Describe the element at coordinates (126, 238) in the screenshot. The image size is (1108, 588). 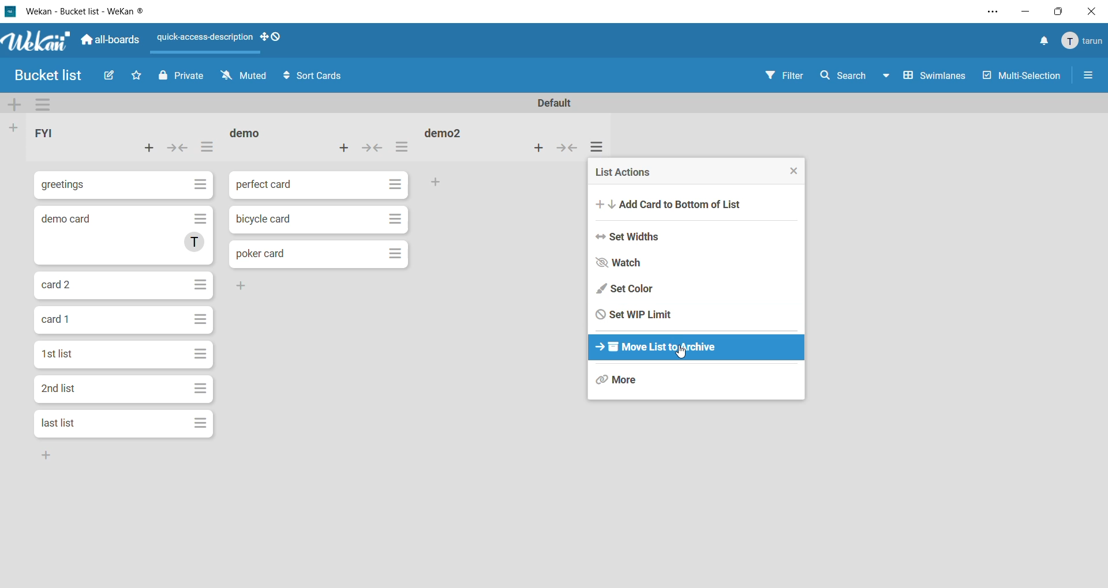
I see `cards` at that location.